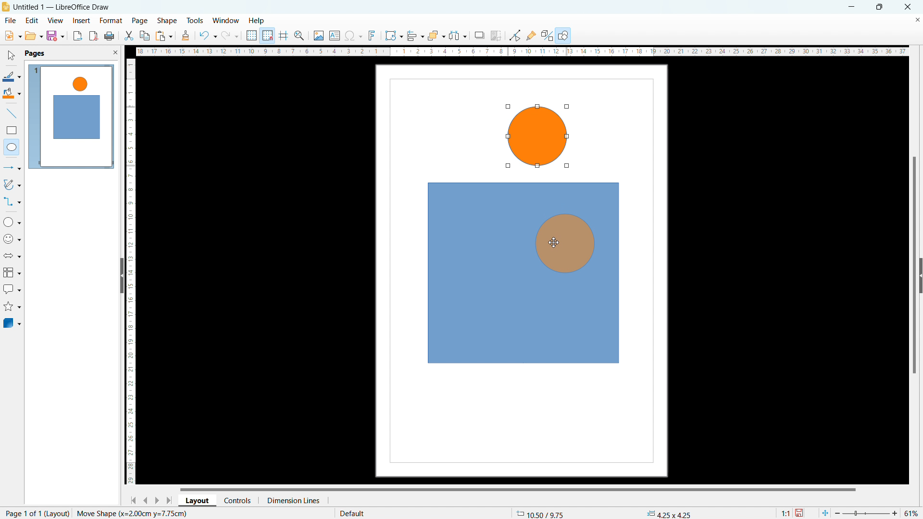 This screenshot has height=519, width=923. Describe the element at coordinates (668, 513) in the screenshot. I see `dimension changed` at that location.